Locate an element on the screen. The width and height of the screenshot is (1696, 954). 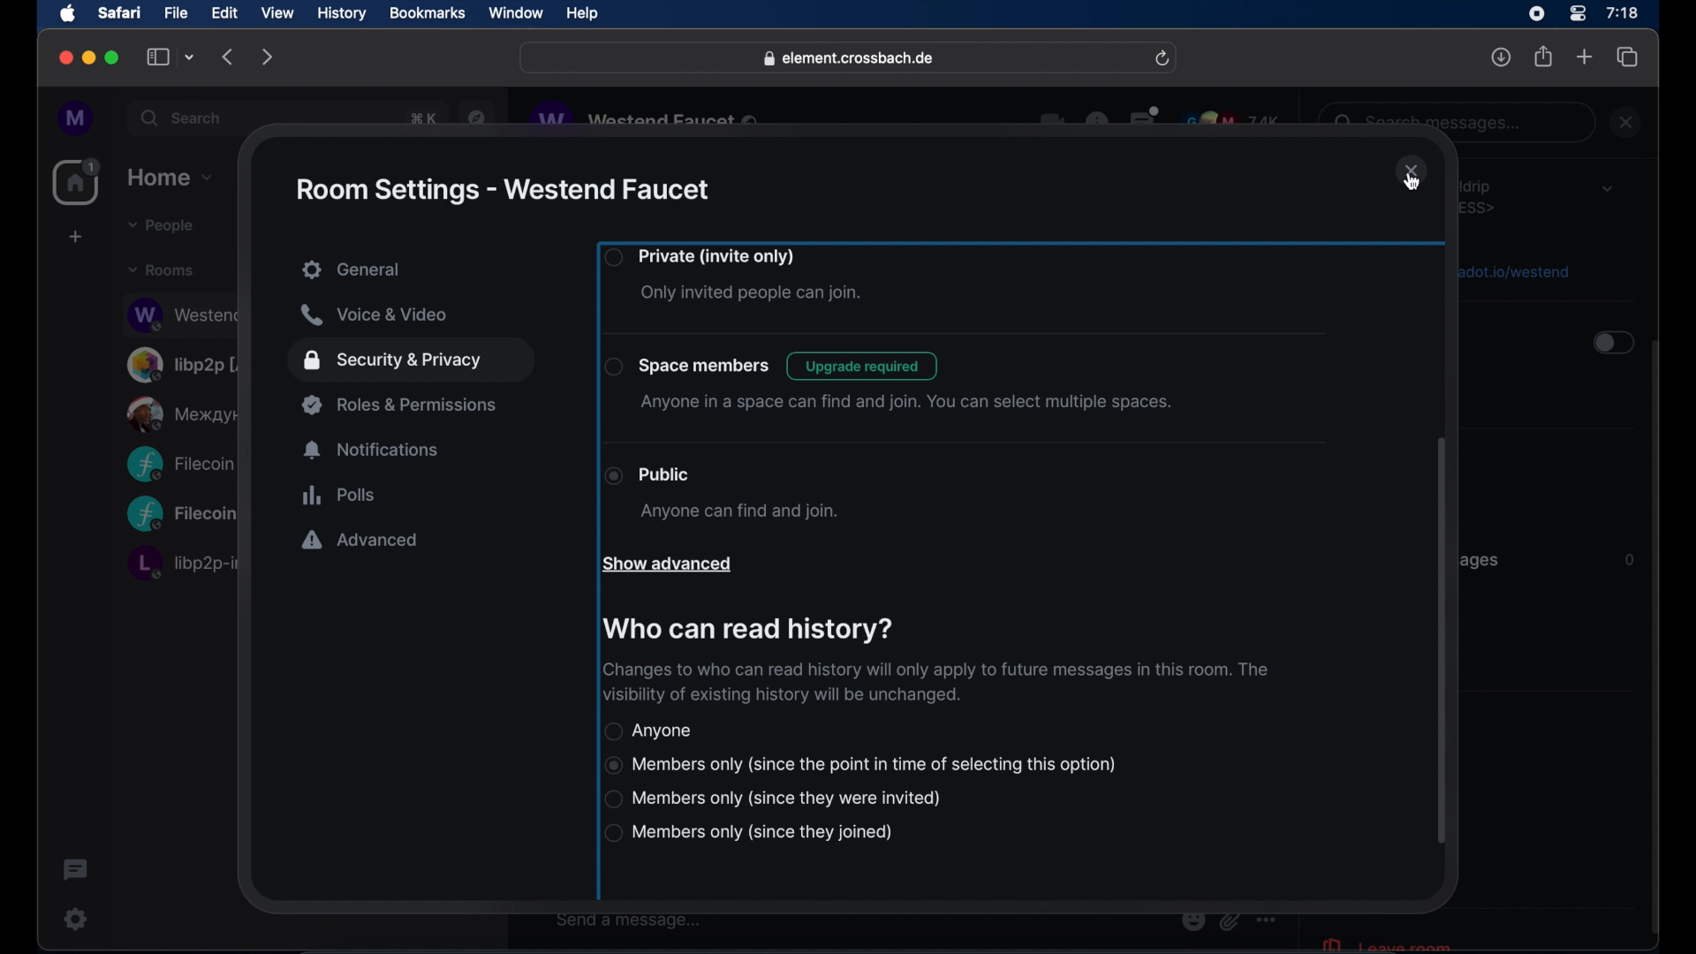
obscure is located at coordinates (1482, 560).